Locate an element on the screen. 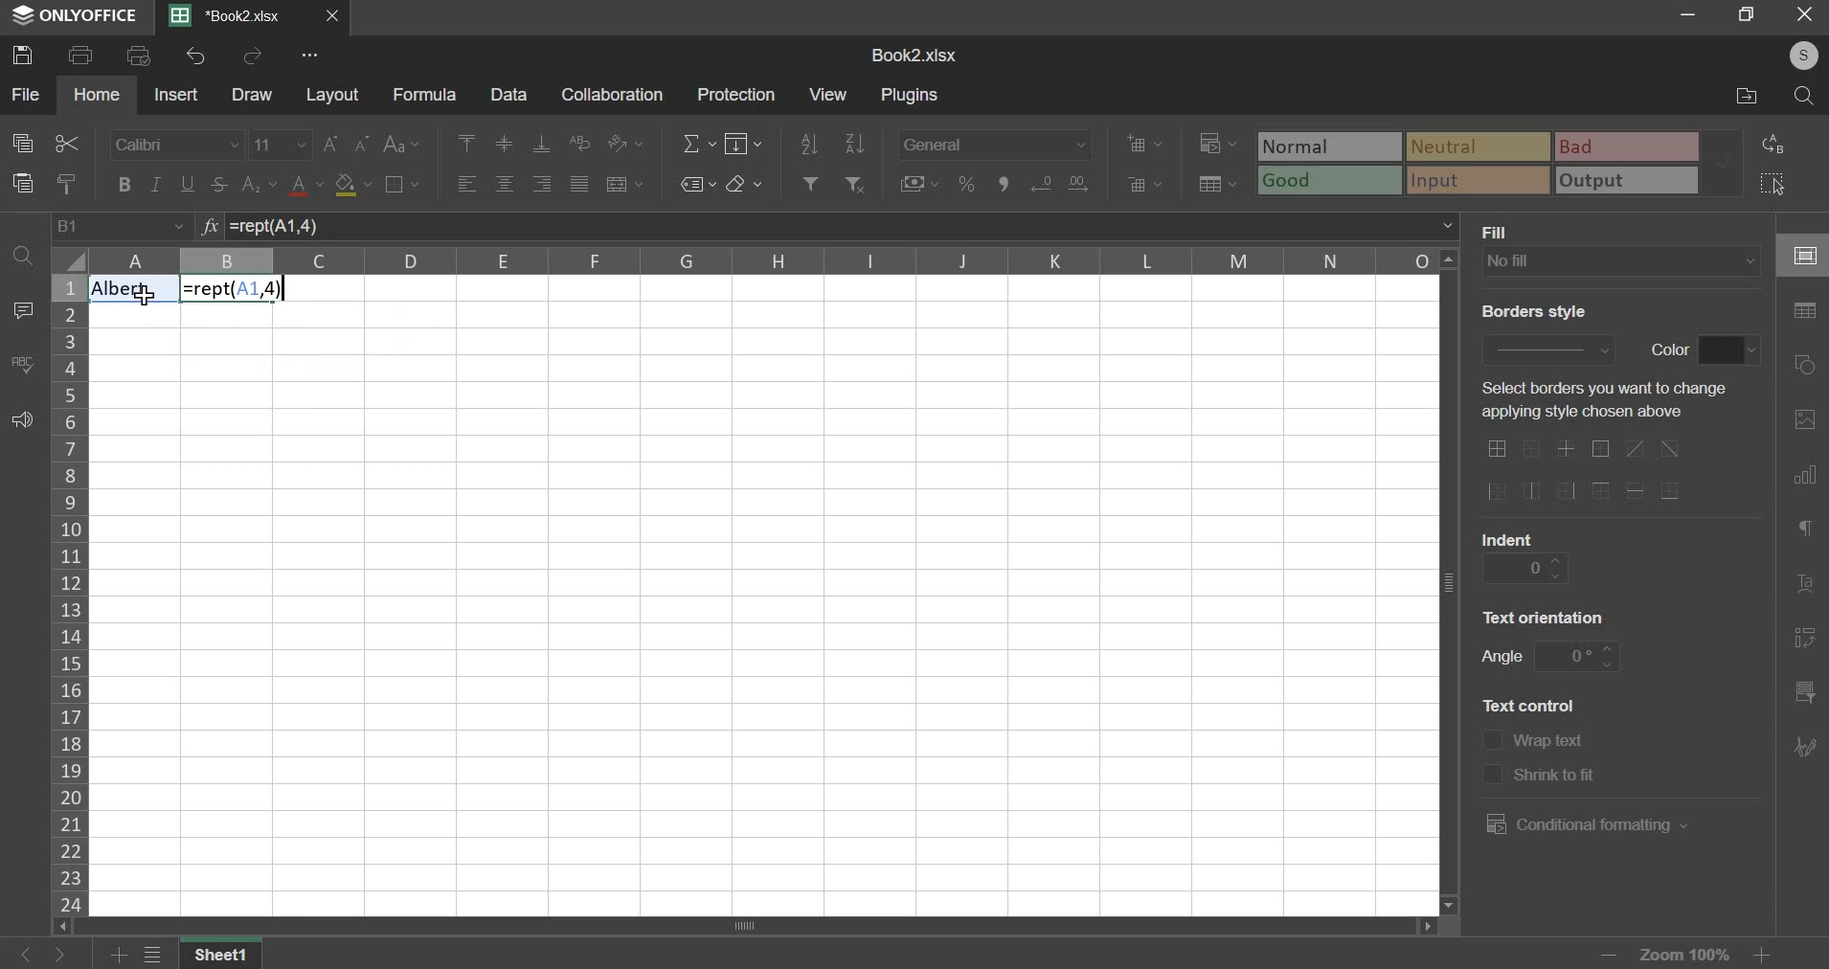 The image size is (1829, 969). formula is located at coordinates (426, 94).